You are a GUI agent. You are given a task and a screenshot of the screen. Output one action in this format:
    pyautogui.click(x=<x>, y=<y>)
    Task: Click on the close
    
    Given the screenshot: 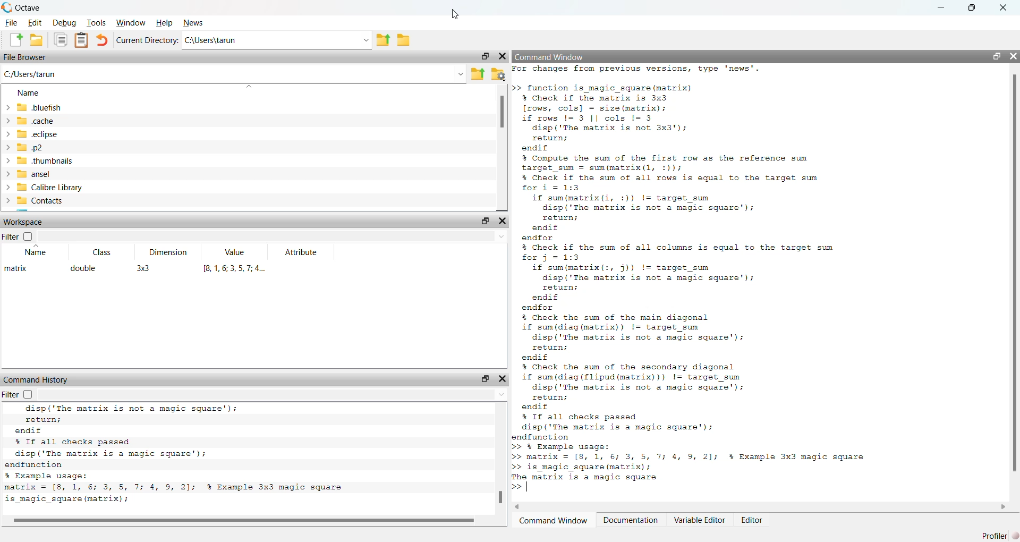 What is the action you would take?
    pyautogui.click(x=1014, y=56)
    